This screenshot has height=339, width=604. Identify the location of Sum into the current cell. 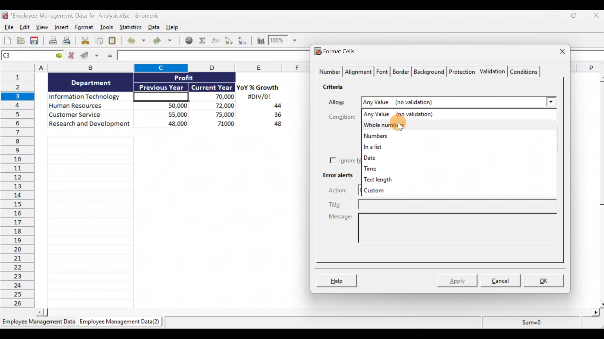
(203, 41).